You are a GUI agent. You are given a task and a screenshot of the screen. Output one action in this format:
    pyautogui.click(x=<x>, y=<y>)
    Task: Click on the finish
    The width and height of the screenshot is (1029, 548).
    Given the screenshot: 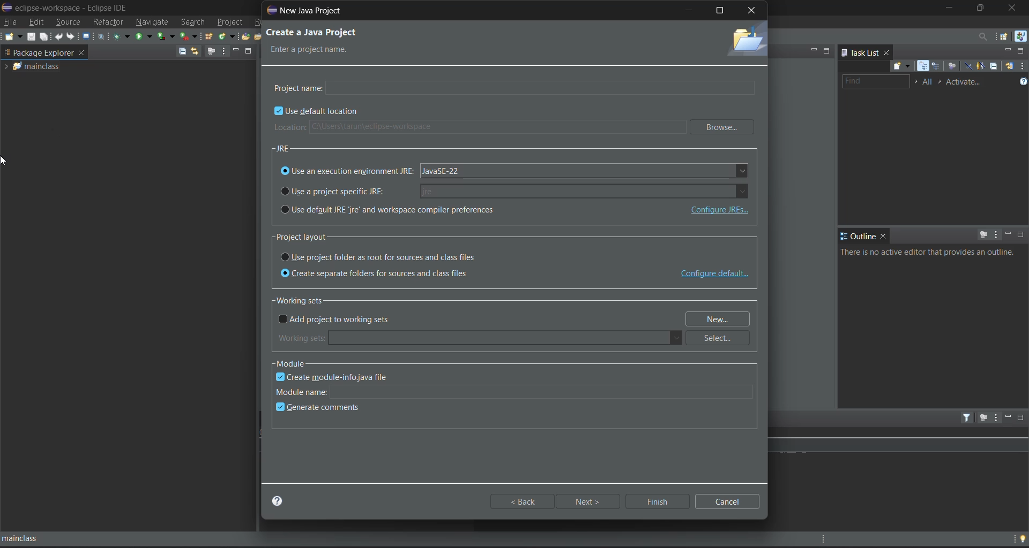 What is the action you would take?
    pyautogui.click(x=655, y=500)
    